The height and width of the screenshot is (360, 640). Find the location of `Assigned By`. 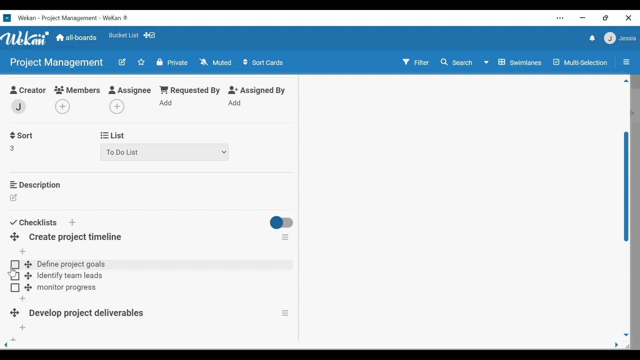

Assigned By is located at coordinates (257, 90).